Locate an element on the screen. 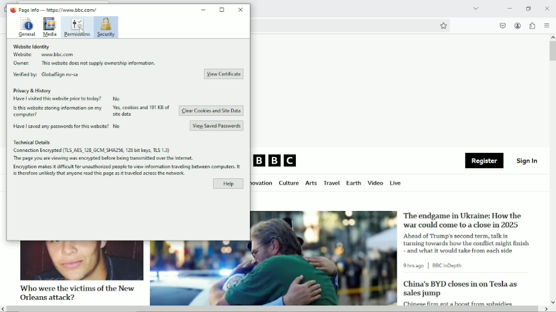 This screenshot has height=312, width=556. open application menu is located at coordinates (546, 25).